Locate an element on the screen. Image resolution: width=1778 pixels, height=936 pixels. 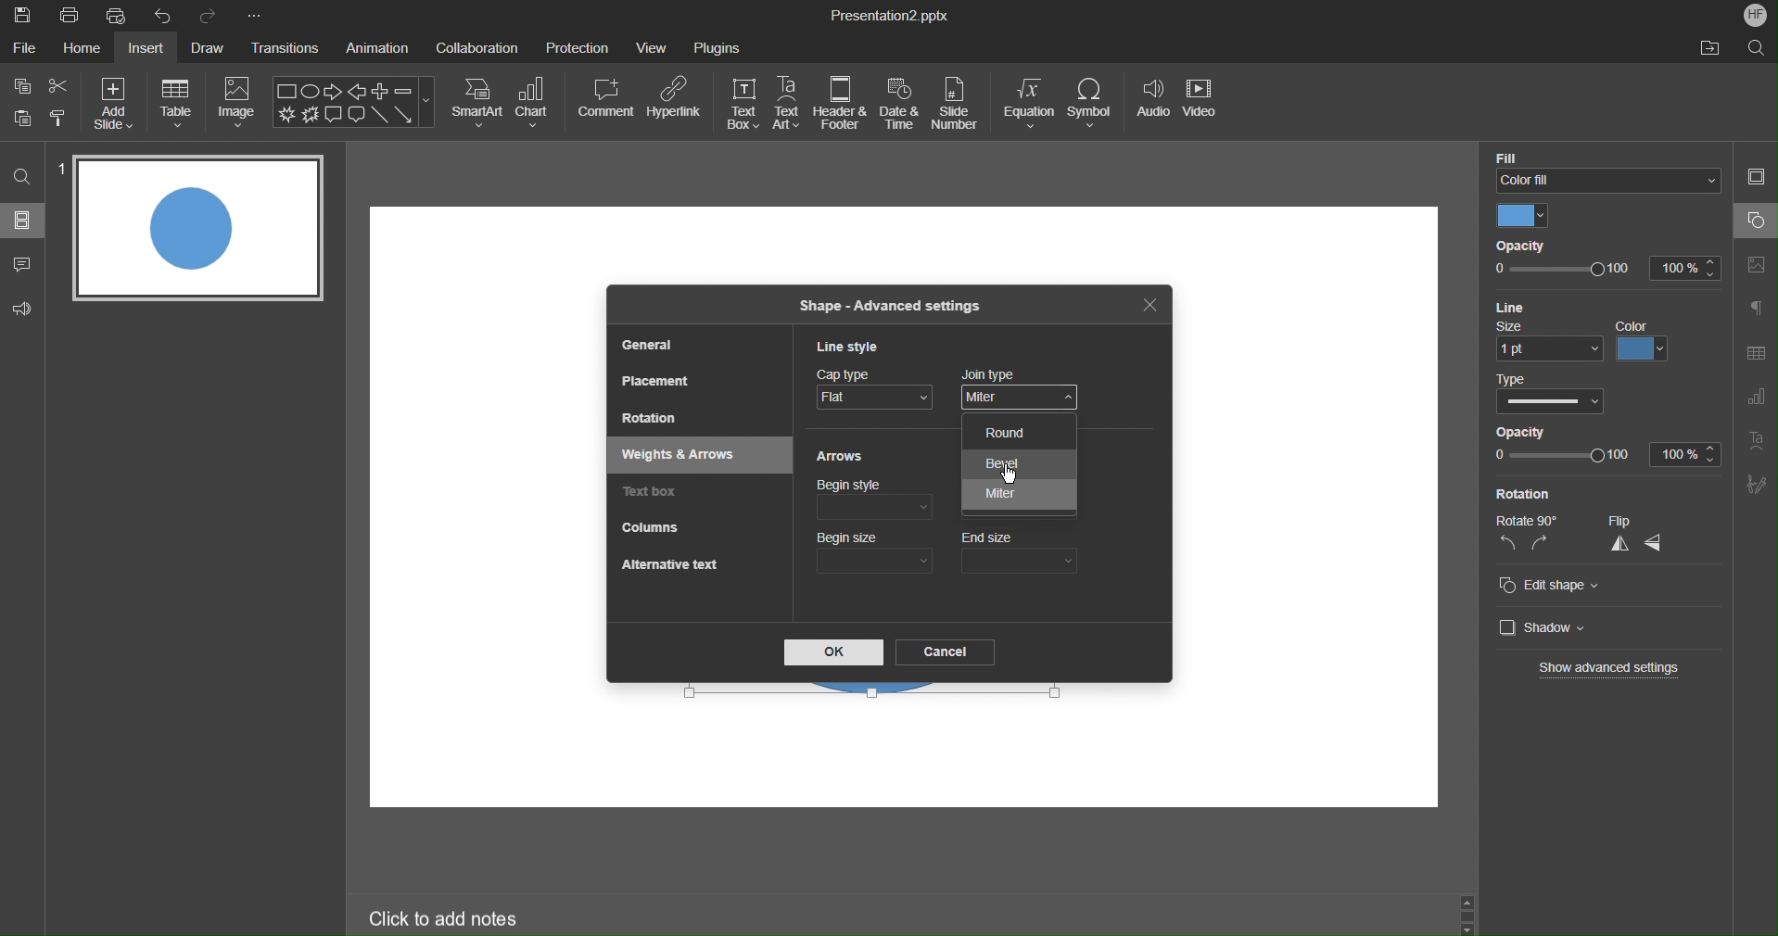
Join Type is located at coordinates (1025, 387).